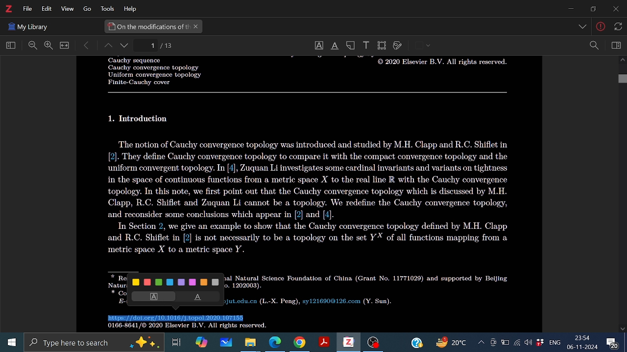  What do you see at coordinates (505, 343) in the screenshot?
I see `Batttery` at bounding box center [505, 343].